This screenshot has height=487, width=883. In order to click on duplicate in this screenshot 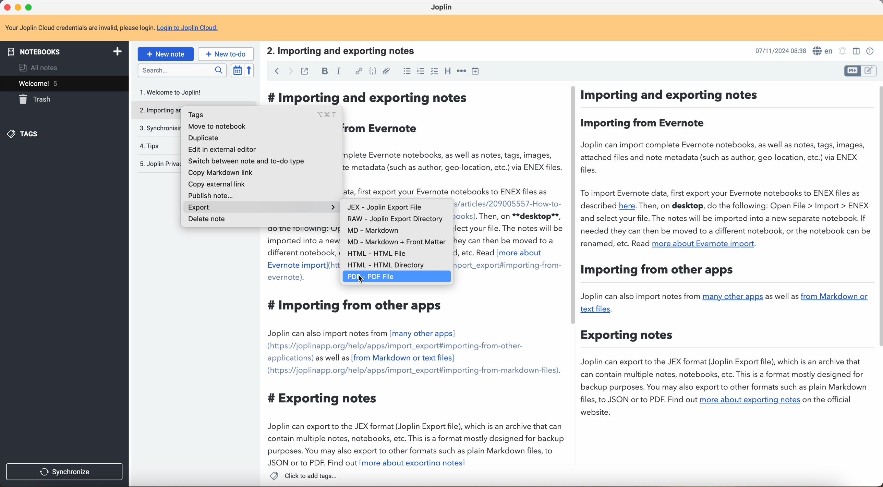, I will do `click(204, 137)`.